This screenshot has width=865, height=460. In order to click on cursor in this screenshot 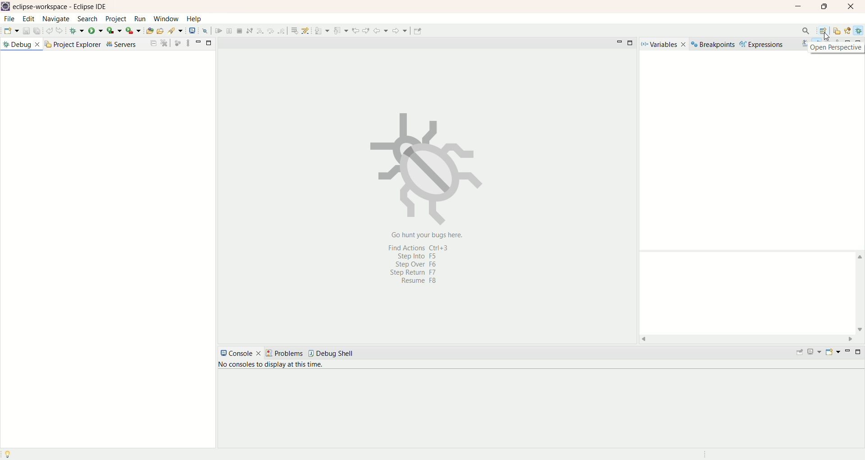, I will do `click(828, 36)`.